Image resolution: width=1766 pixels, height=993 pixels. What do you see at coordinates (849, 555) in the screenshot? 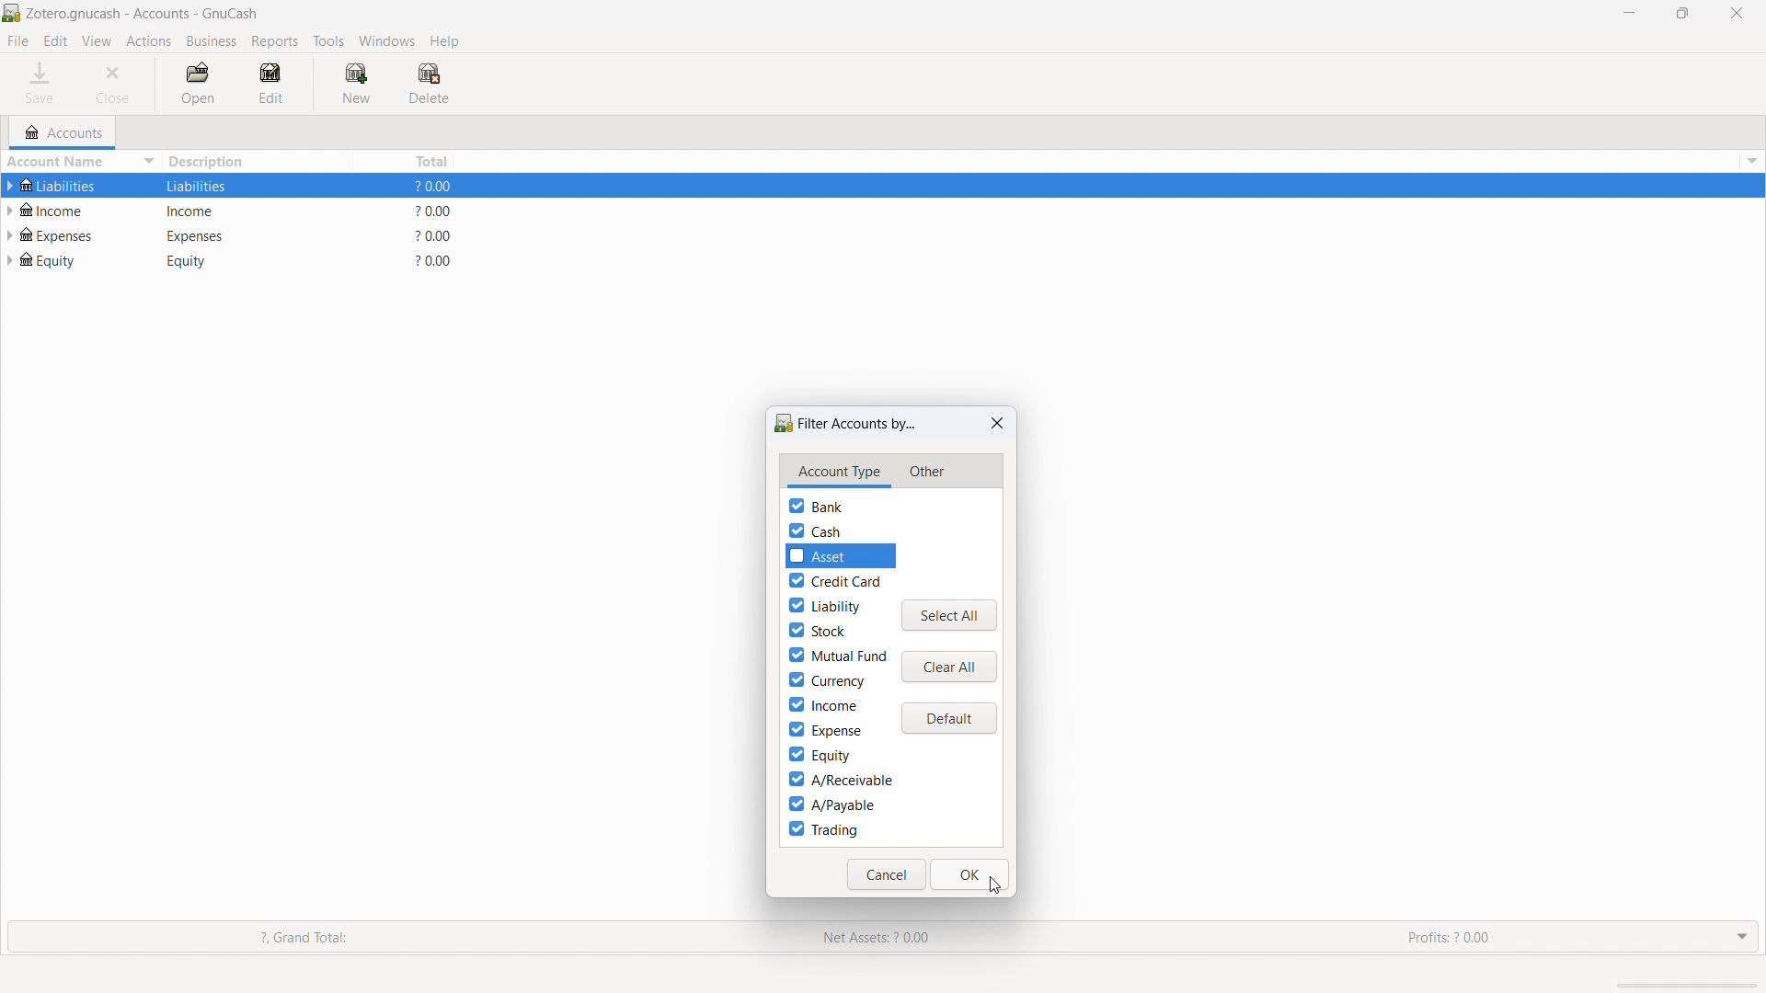
I see `asset` at bounding box center [849, 555].